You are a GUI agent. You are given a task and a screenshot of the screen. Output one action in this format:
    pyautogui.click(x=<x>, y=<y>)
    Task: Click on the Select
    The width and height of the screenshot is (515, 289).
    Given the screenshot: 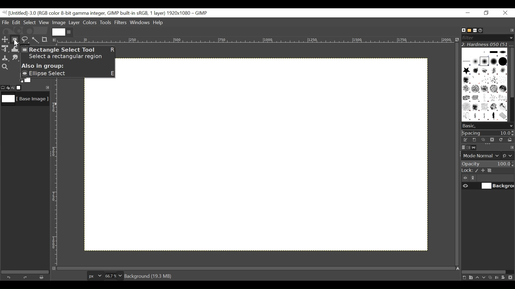 What is the action you would take?
    pyautogui.click(x=30, y=22)
    